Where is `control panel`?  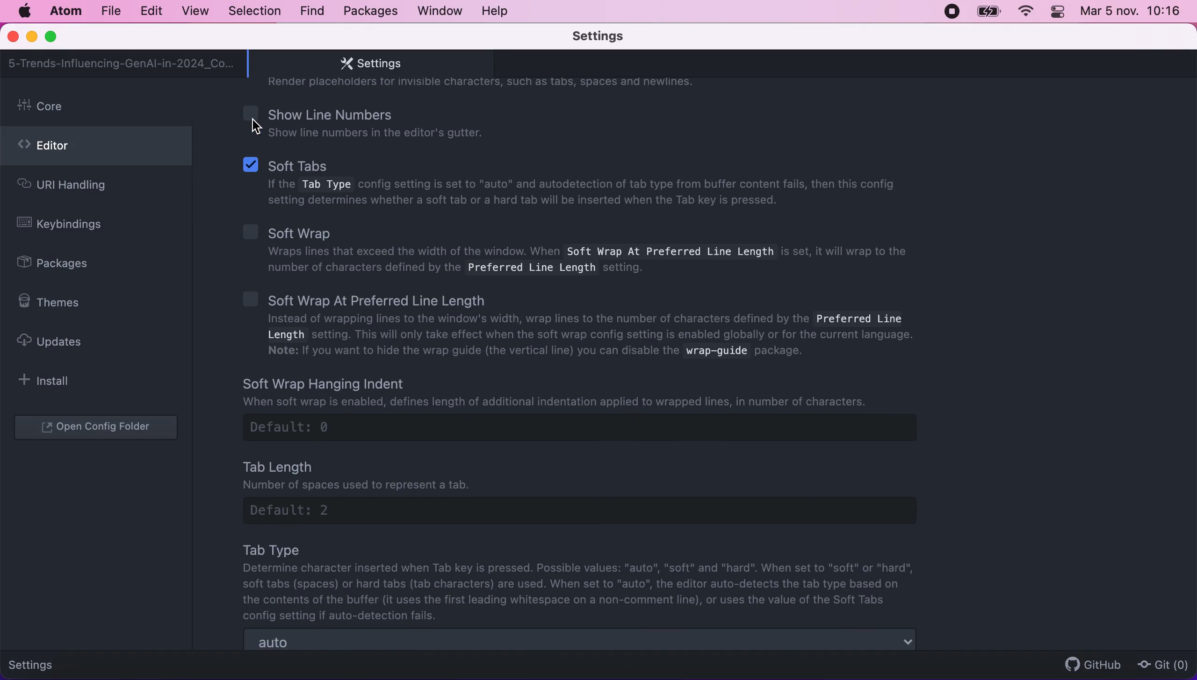
control panel is located at coordinates (1059, 13).